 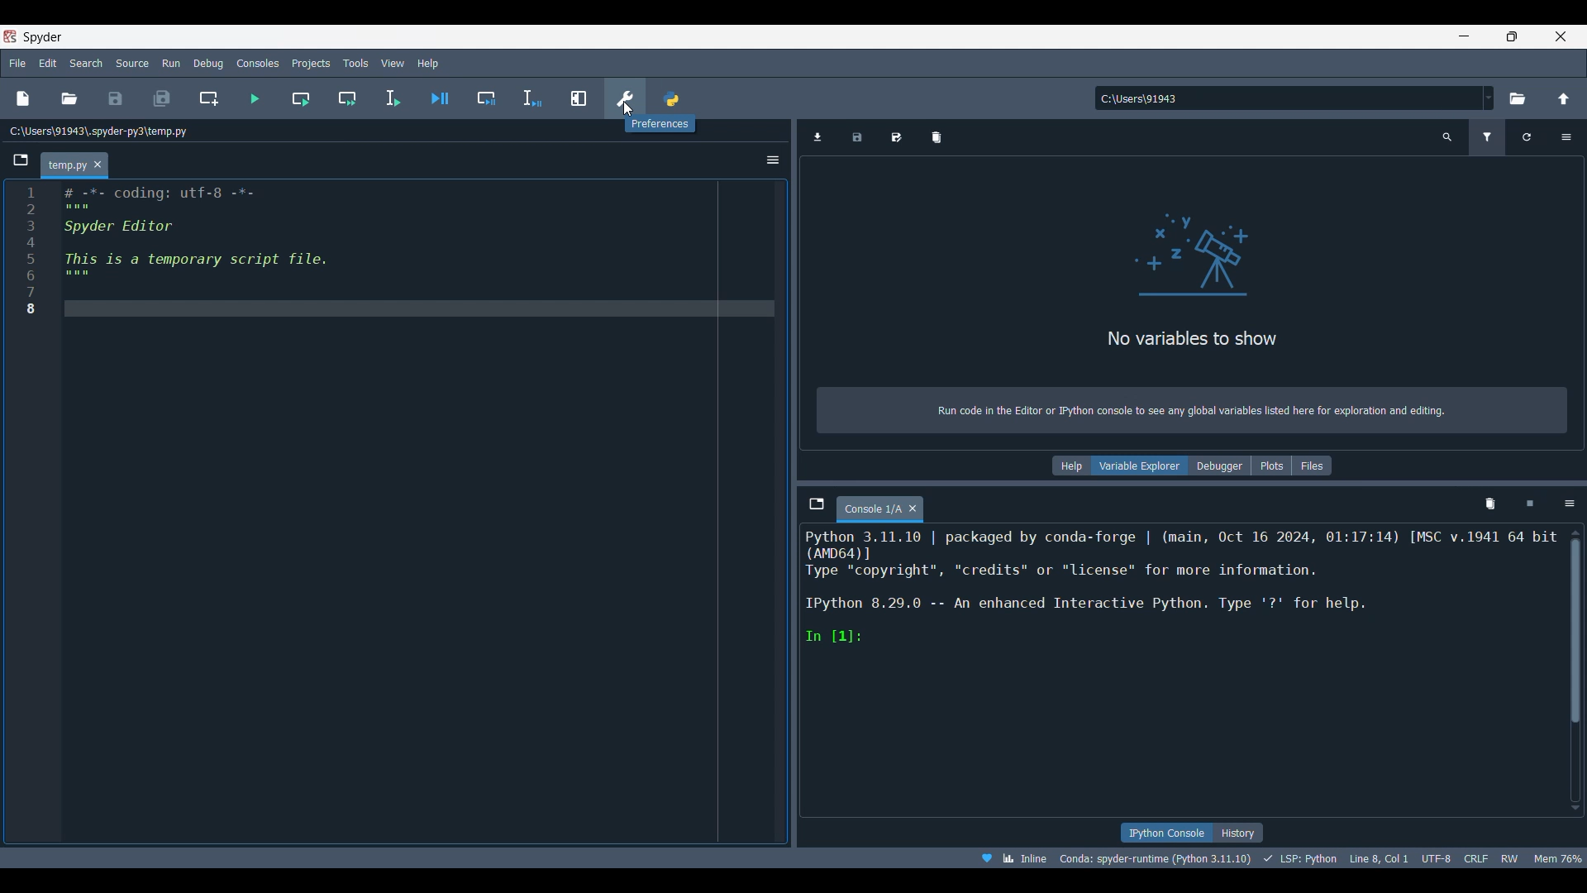 What do you see at coordinates (163, 98) in the screenshot?
I see `Save all files` at bounding box center [163, 98].